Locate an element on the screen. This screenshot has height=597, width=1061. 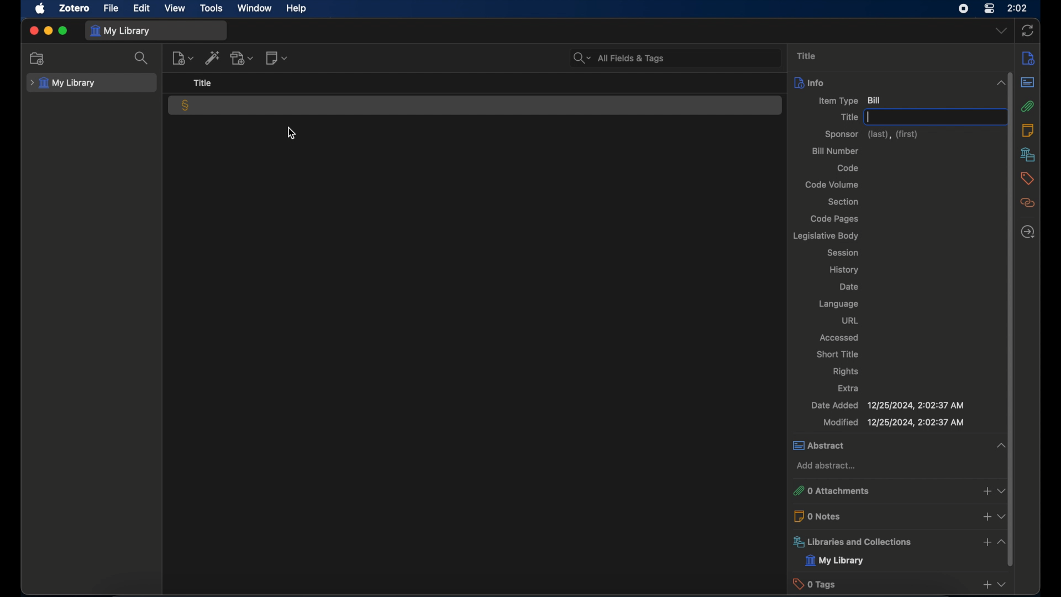
rights is located at coordinates (846, 371).